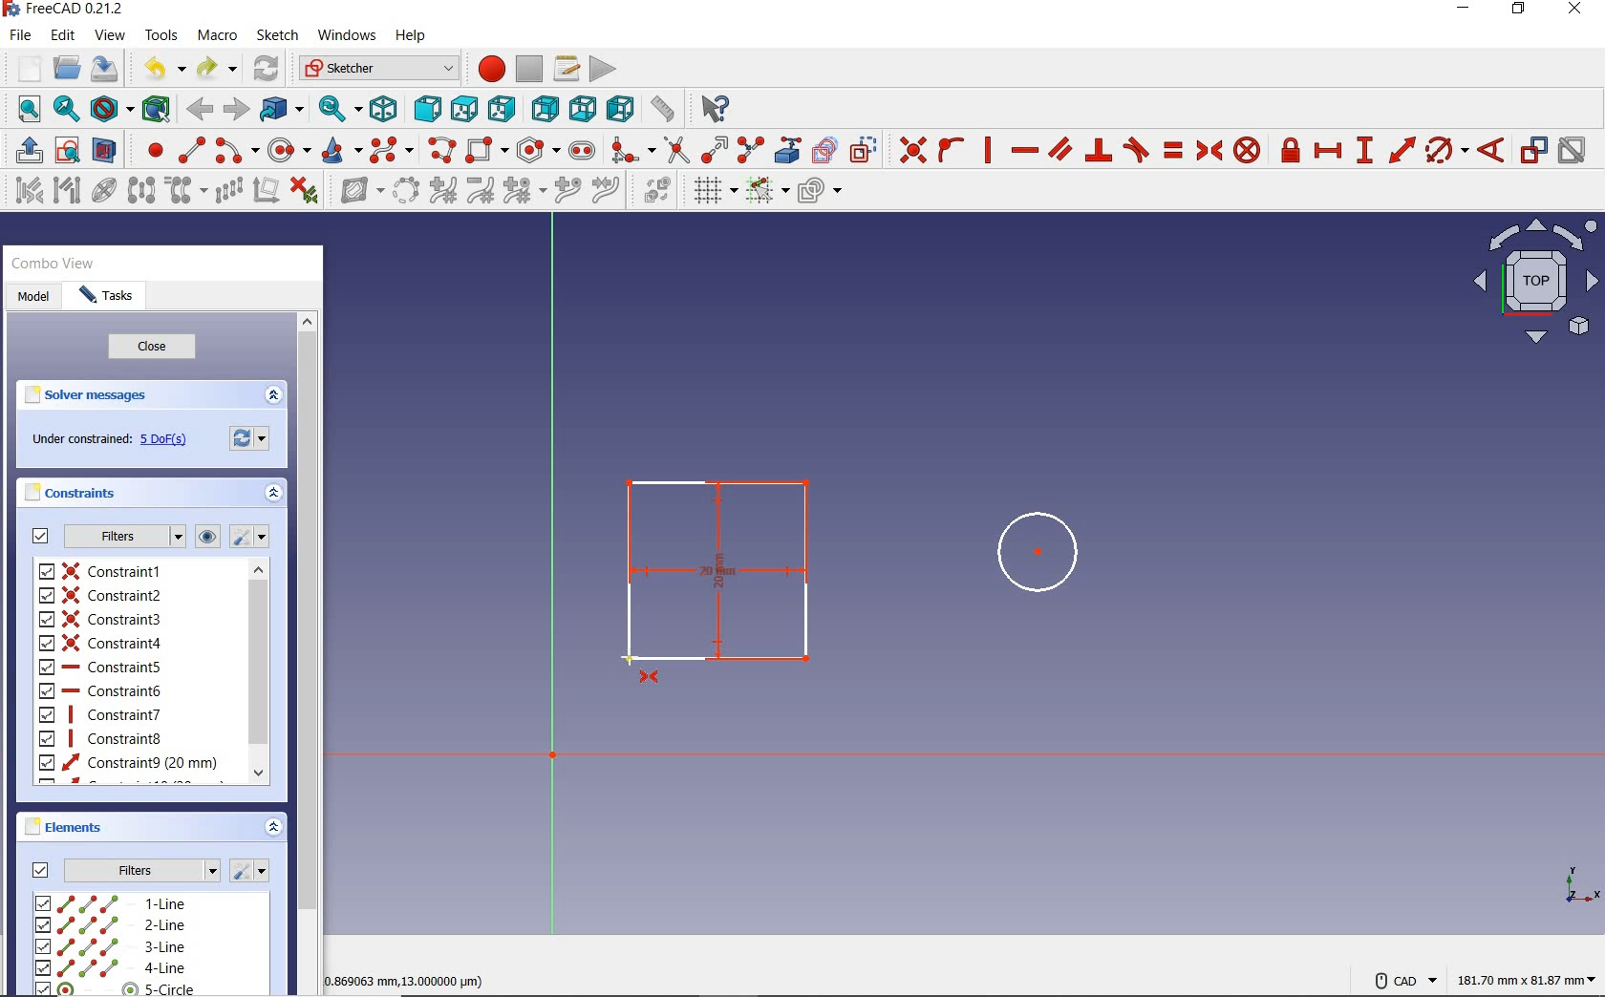 The height and width of the screenshot is (997, 1605). I want to click on fit all, so click(23, 111).